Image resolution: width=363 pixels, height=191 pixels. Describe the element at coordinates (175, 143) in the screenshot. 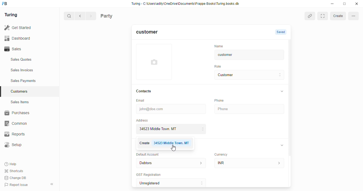

I see `34523 Middle Town. MT` at that location.